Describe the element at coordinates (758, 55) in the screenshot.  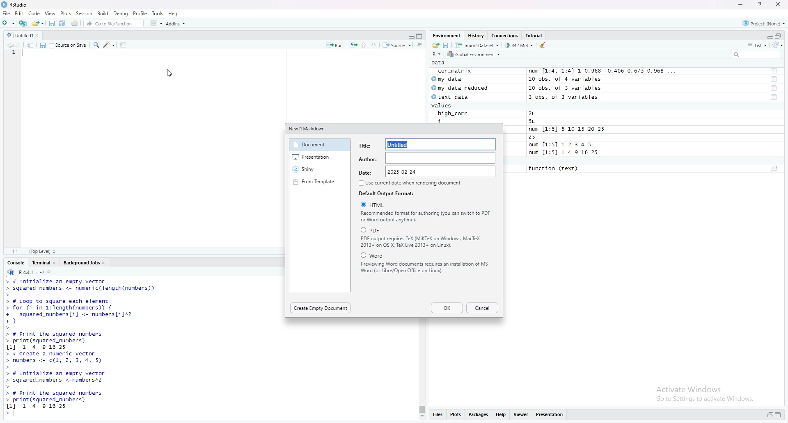
I see `search` at that location.